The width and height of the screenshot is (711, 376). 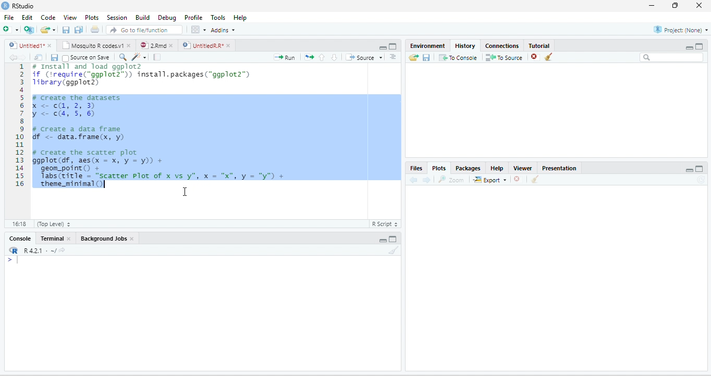 What do you see at coordinates (689, 170) in the screenshot?
I see `Minimize` at bounding box center [689, 170].